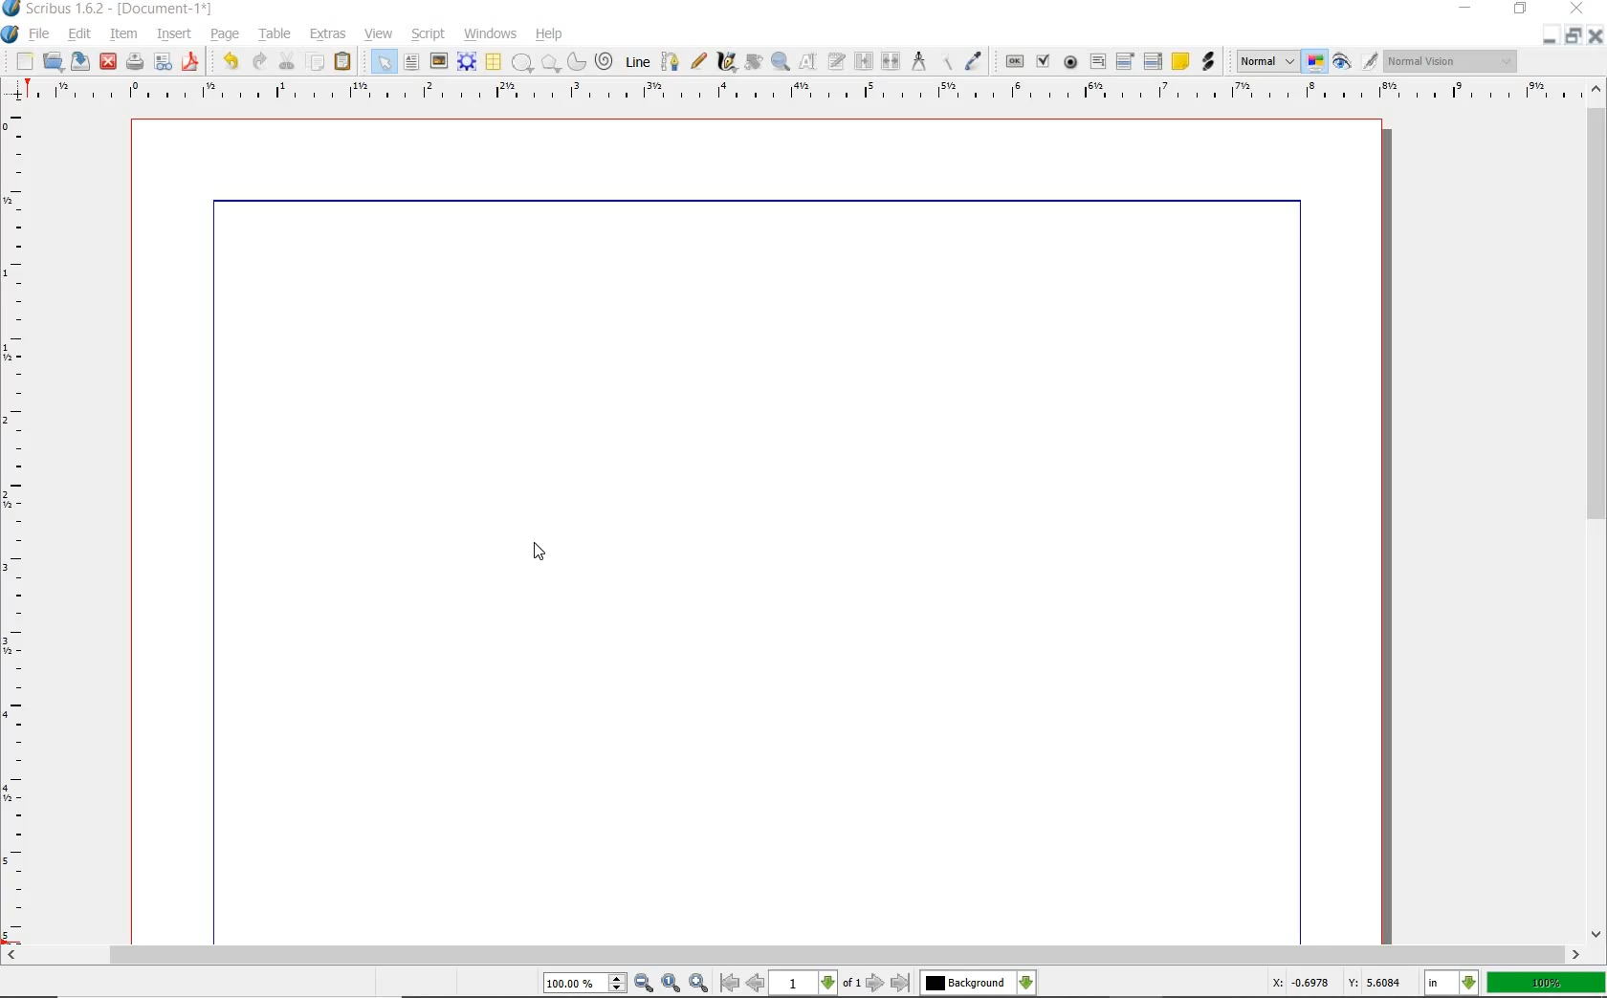 The width and height of the screenshot is (1607, 998). What do you see at coordinates (540, 552) in the screenshot?
I see `CURSOR` at bounding box center [540, 552].